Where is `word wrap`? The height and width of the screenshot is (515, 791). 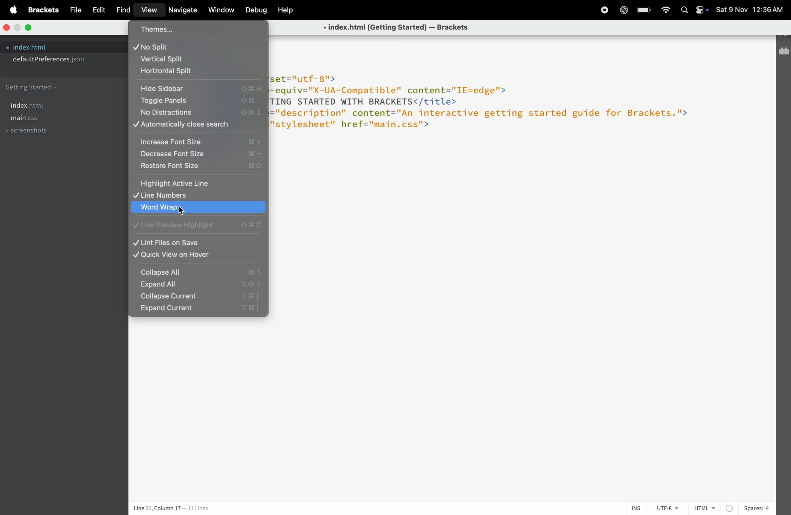
word wrap is located at coordinates (197, 209).